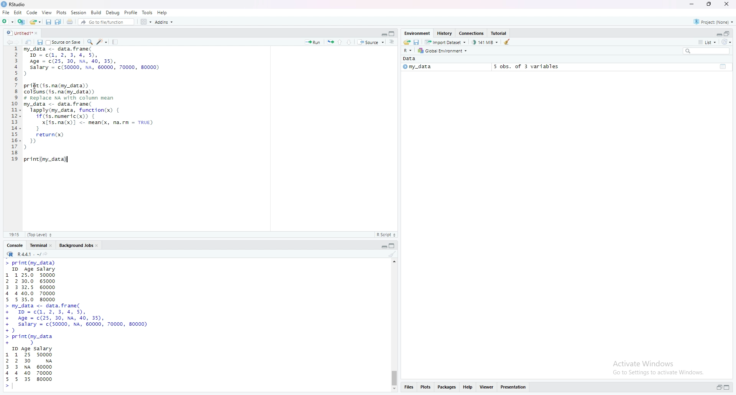  I want to click on Build, so click(97, 12).